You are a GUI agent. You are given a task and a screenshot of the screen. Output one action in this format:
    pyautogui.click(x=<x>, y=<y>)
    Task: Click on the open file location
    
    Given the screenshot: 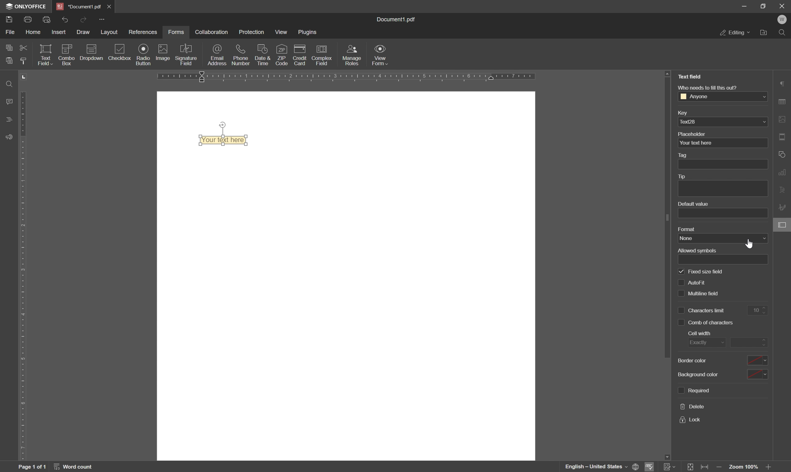 What is the action you would take?
    pyautogui.click(x=764, y=33)
    